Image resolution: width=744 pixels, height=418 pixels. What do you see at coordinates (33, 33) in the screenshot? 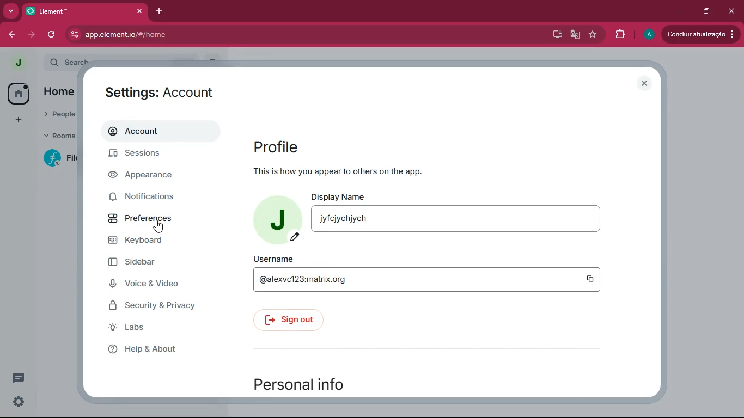
I see `forward` at bounding box center [33, 33].